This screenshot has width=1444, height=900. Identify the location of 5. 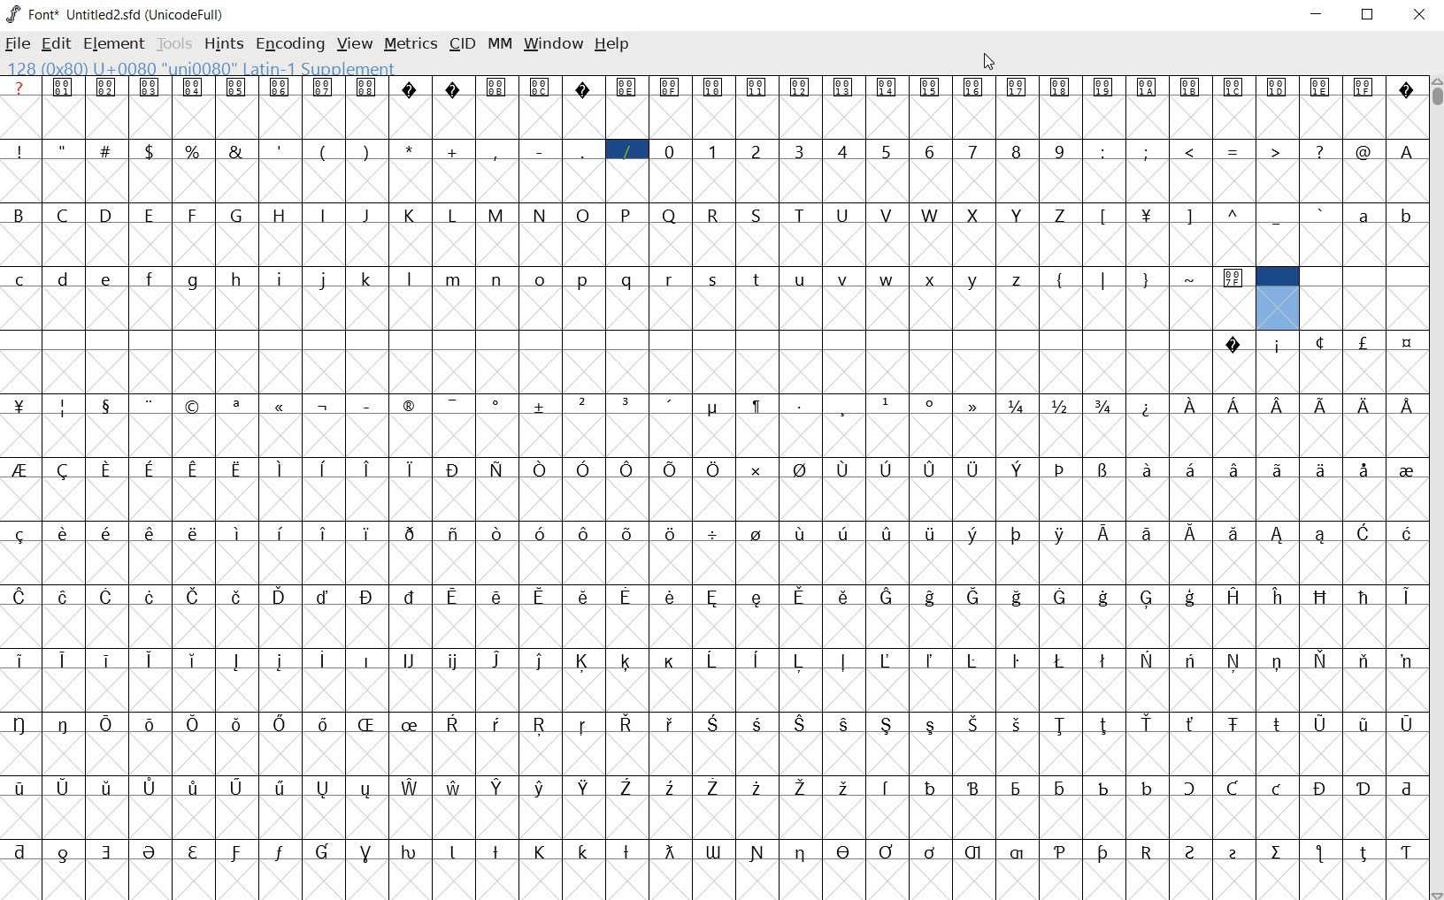
(889, 150).